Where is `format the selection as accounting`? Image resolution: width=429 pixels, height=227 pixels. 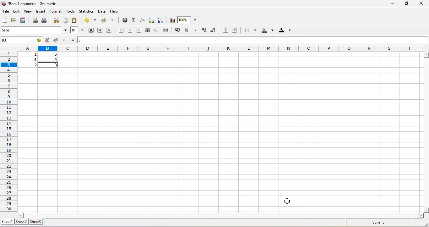 format the selection as accounting is located at coordinates (179, 30).